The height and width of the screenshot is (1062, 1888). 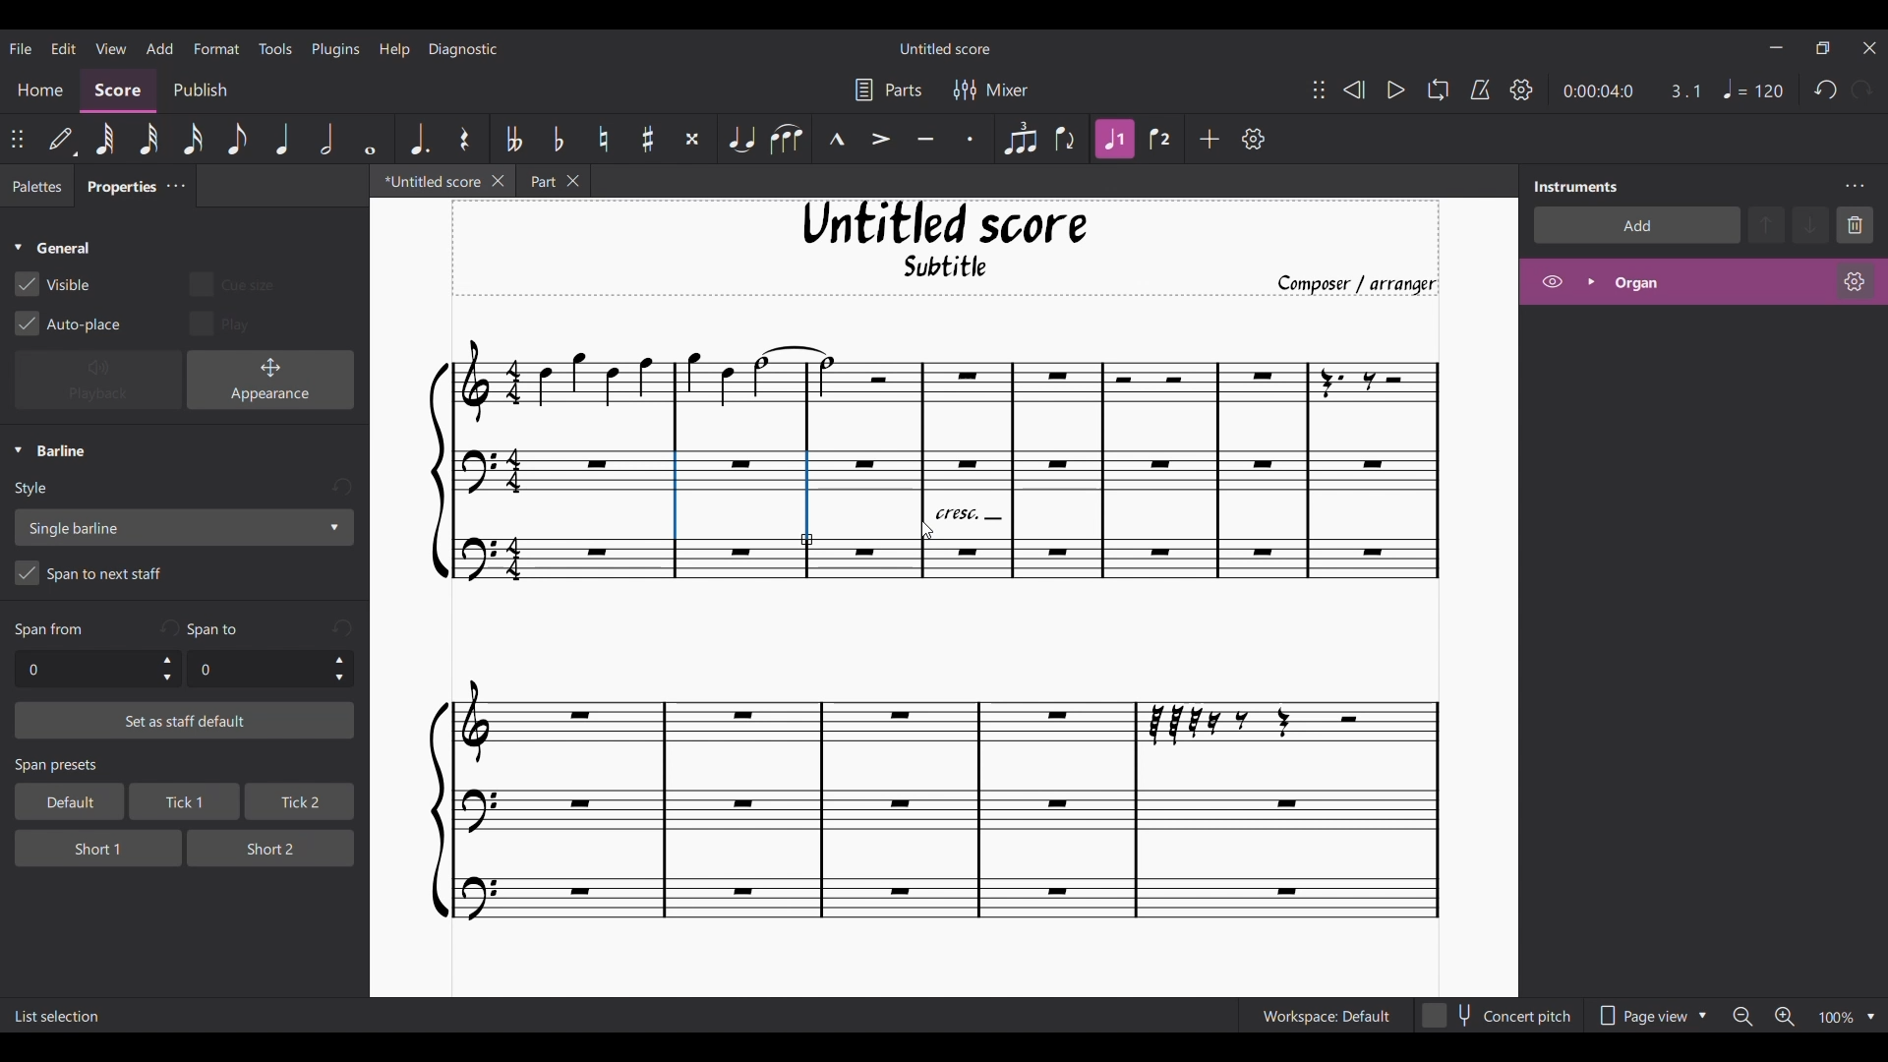 I want to click on Home section, so click(x=41, y=89).